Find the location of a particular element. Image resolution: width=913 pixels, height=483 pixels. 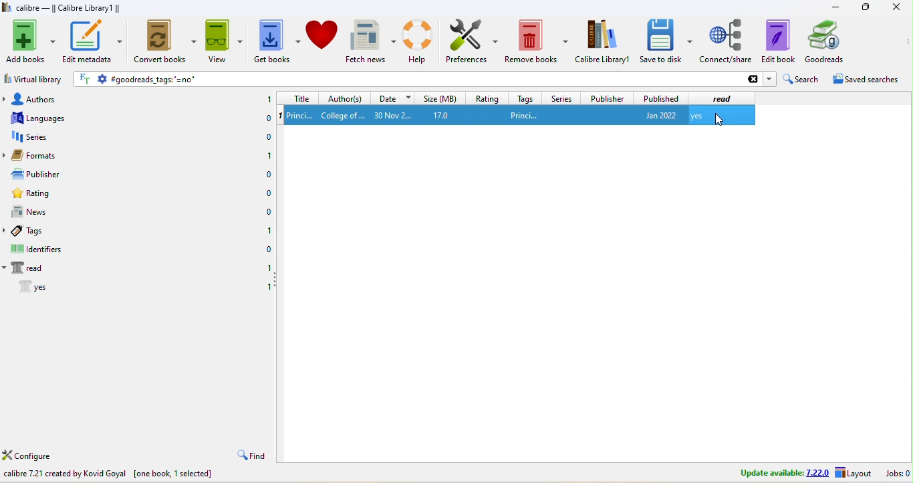

convert books is located at coordinates (166, 42).